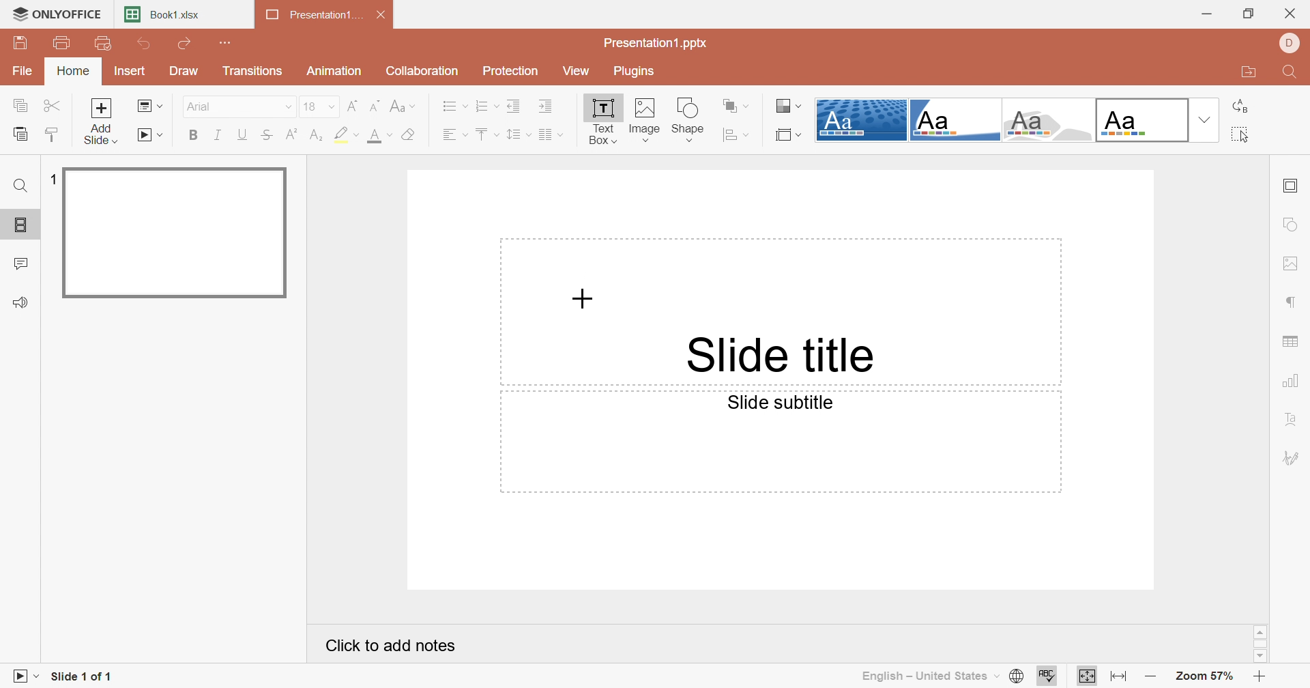 Image resolution: width=1310 pixels, height=688 pixels. What do you see at coordinates (83, 677) in the screenshot?
I see `Slide 1 of 1` at bounding box center [83, 677].